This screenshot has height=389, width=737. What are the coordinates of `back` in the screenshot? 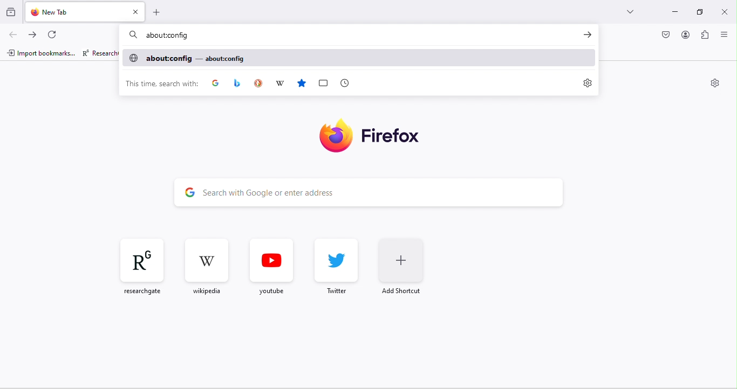 It's located at (11, 34).